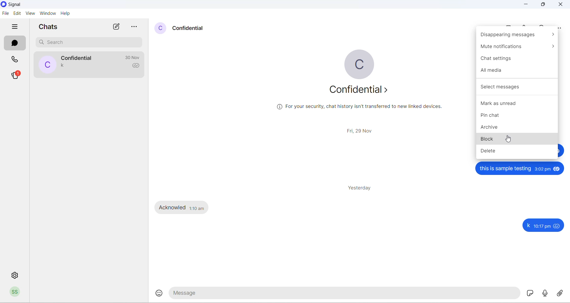  I want to click on hide tabs, so click(14, 26).